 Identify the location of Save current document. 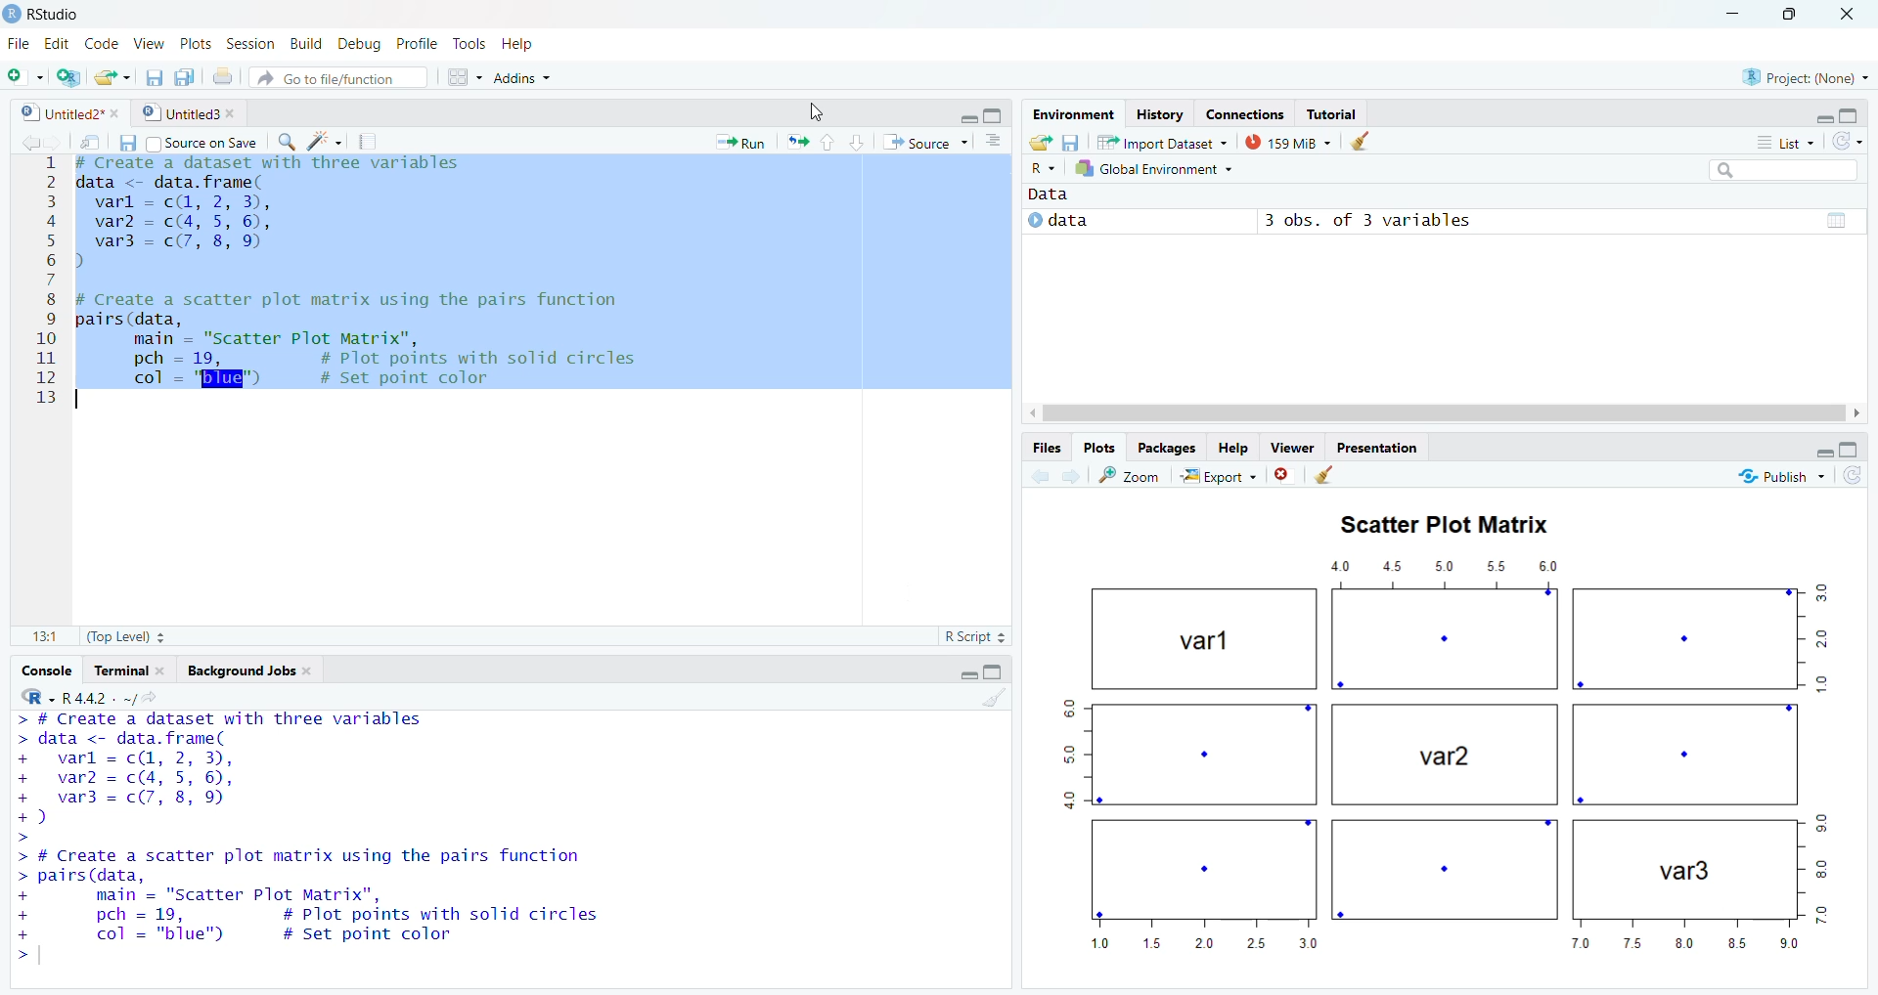
(127, 142).